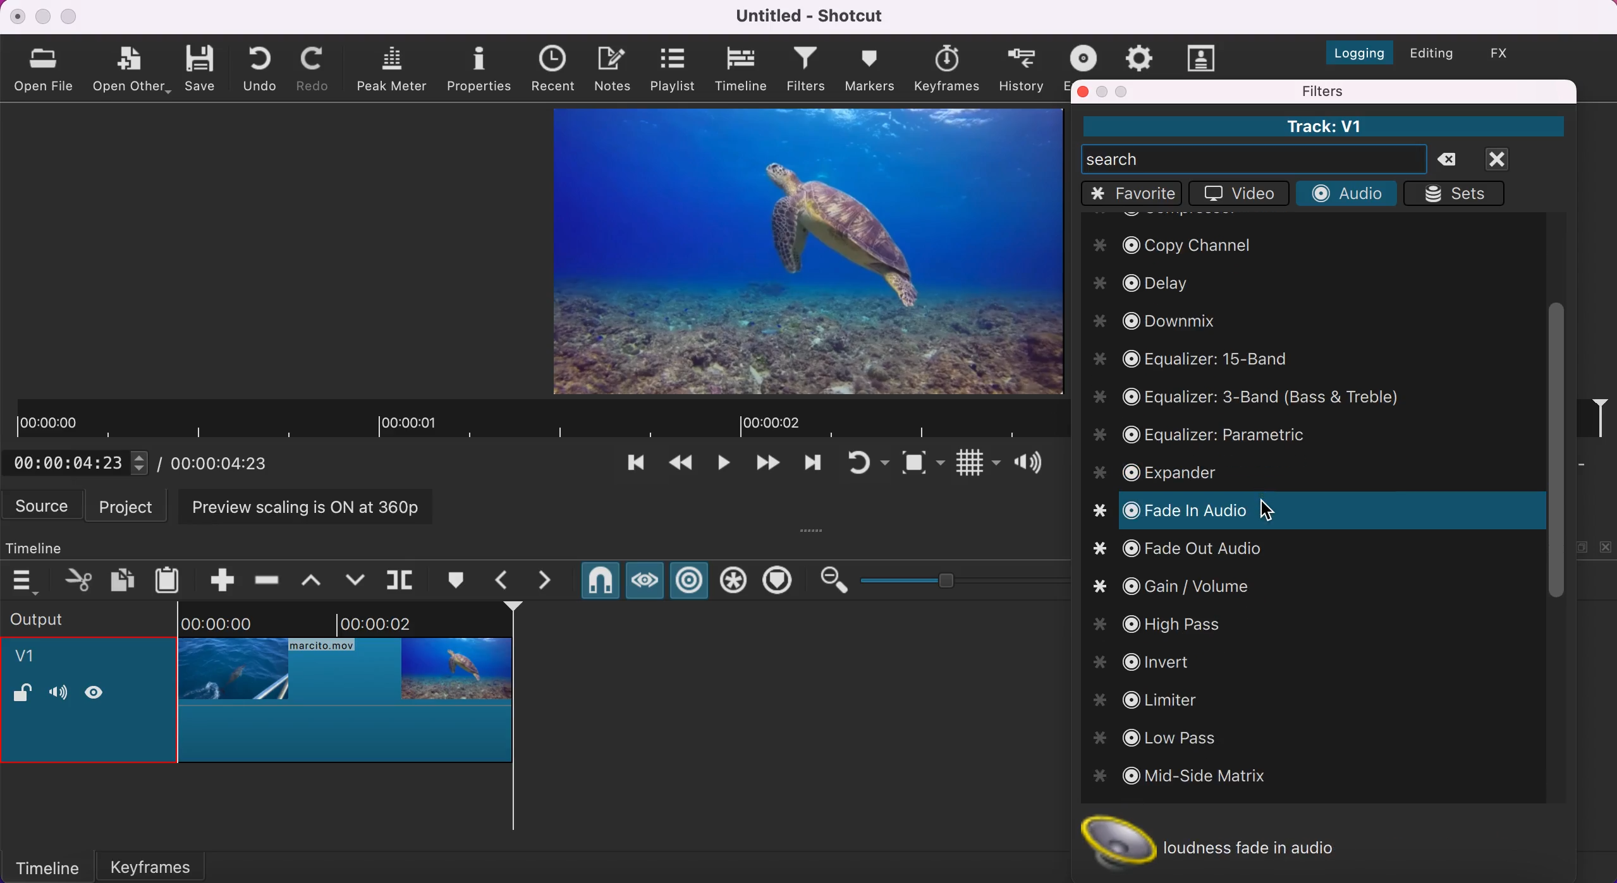  I want to click on zoom out, so click(833, 580).